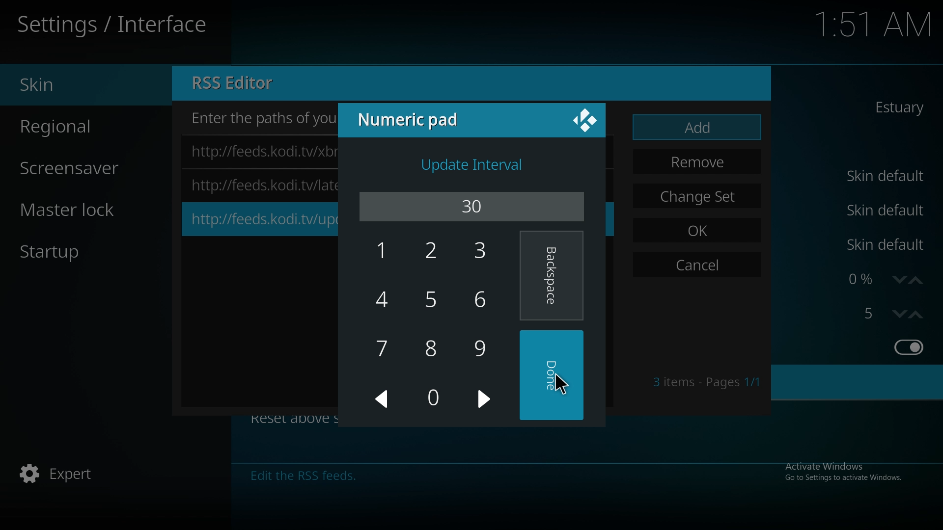 Image resolution: width=943 pixels, height=530 pixels. Describe the element at coordinates (68, 254) in the screenshot. I see `startup` at that location.